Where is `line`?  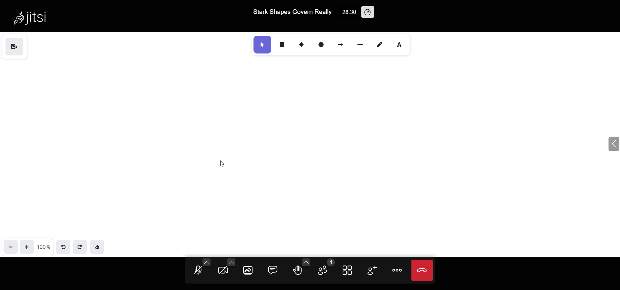 line is located at coordinates (360, 44).